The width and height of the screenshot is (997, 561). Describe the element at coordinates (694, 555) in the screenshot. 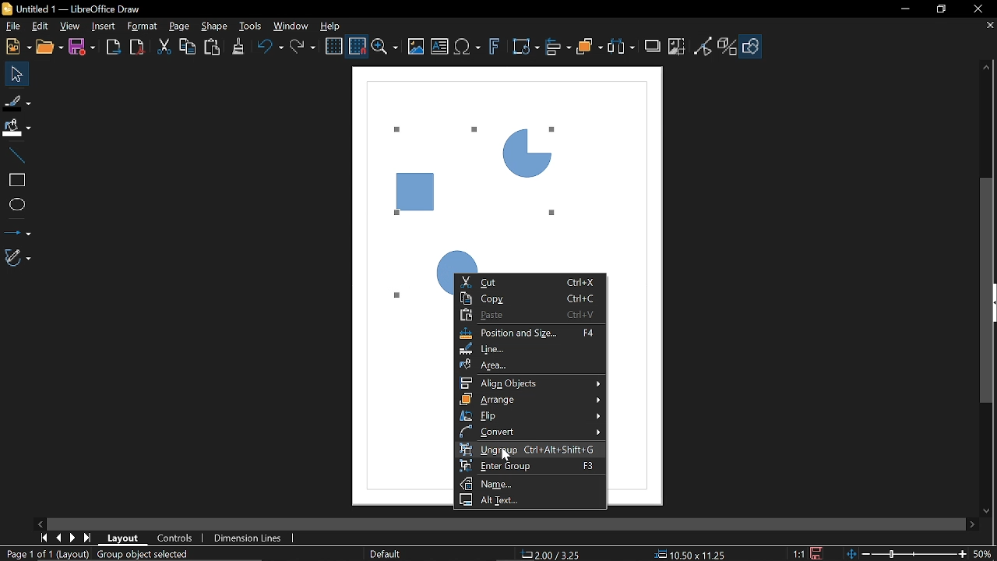

I see `Size` at that location.